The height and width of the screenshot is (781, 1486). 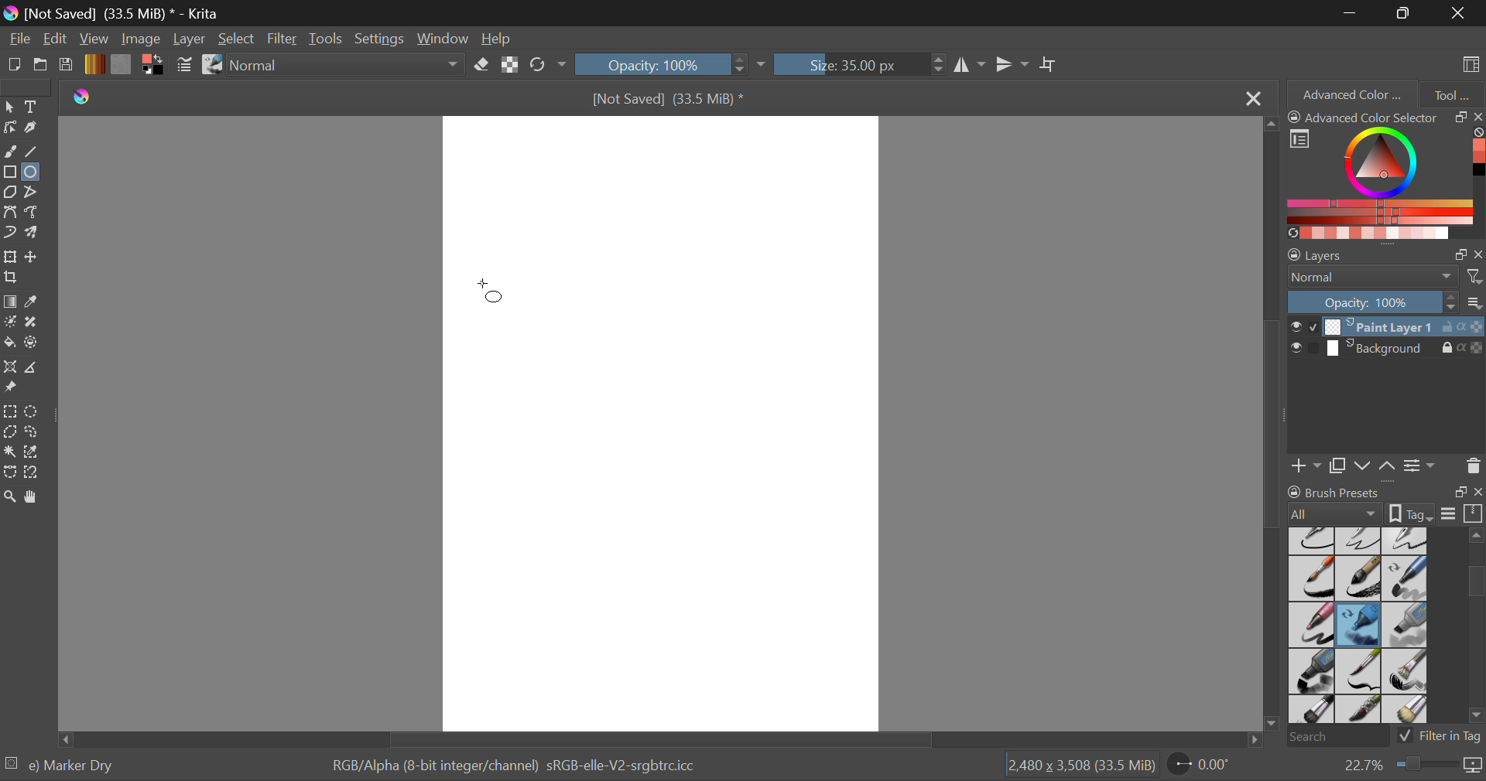 What do you see at coordinates (9, 303) in the screenshot?
I see `Gradient Fill` at bounding box center [9, 303].